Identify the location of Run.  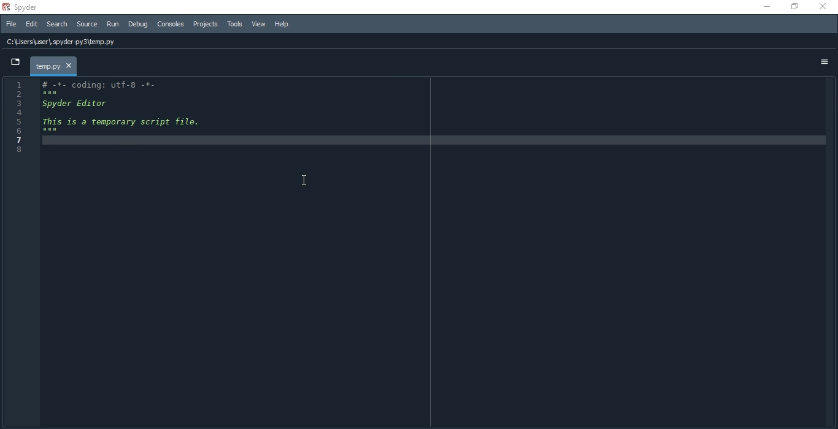
(112, 25).